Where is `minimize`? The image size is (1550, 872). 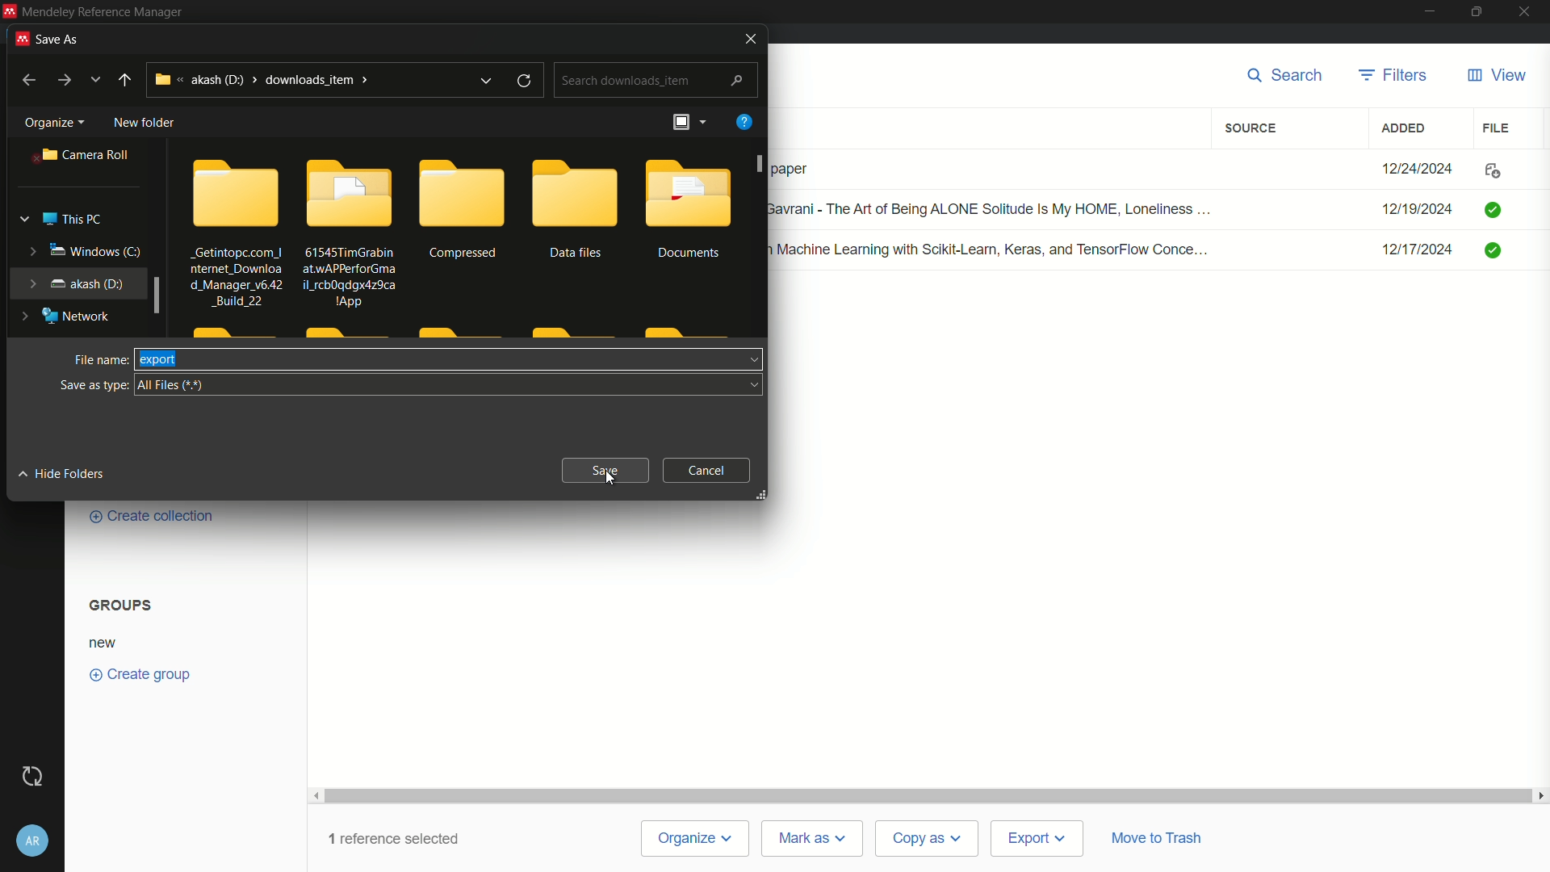 minimize is located at coordinates (1428, 10).